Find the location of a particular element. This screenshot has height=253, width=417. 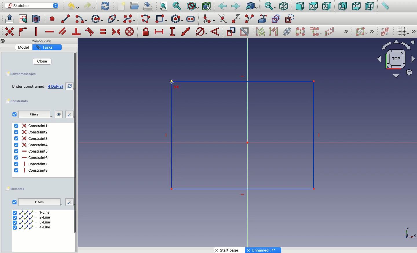

Extend edge  is located at coordinates (237, 19).